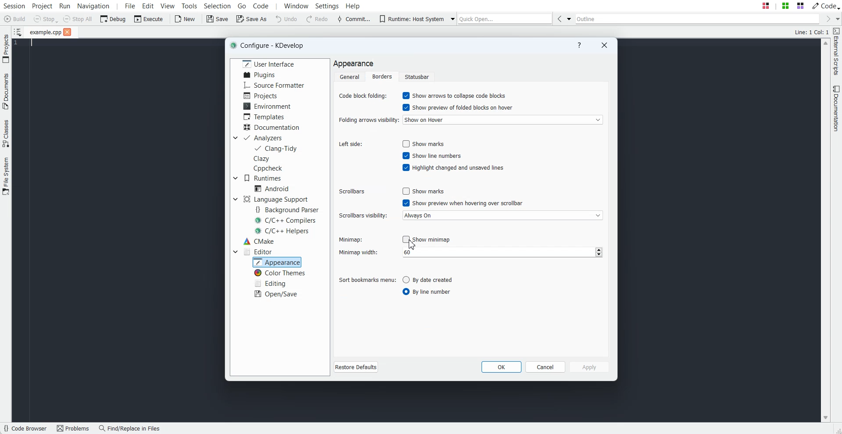 The width and height of the screenshot is (842, 434). What do you see at coordinates (148, 6) in the screenshot?
I see `Edit` at bounding box center [148, 6].